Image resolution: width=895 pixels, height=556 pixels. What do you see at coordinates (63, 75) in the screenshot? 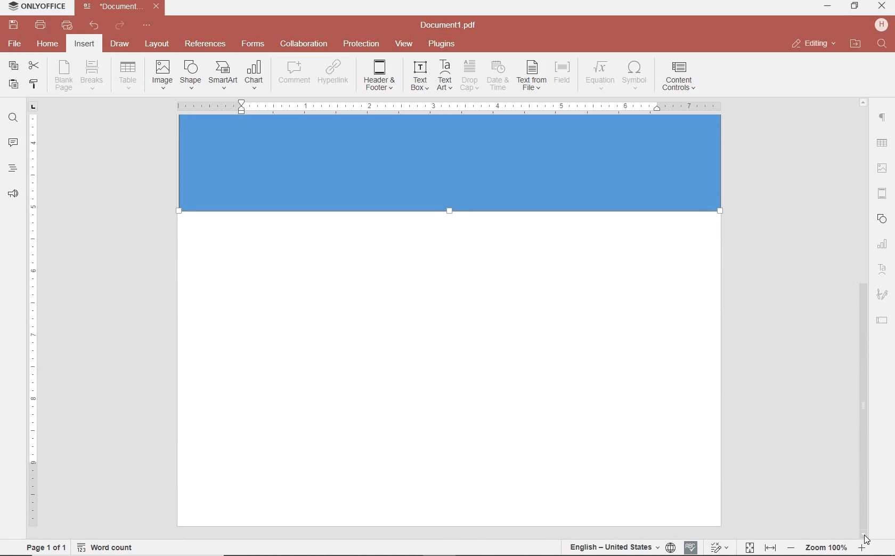
I see `INSERT BLANK PAGE` at bounding box center [63, 75].